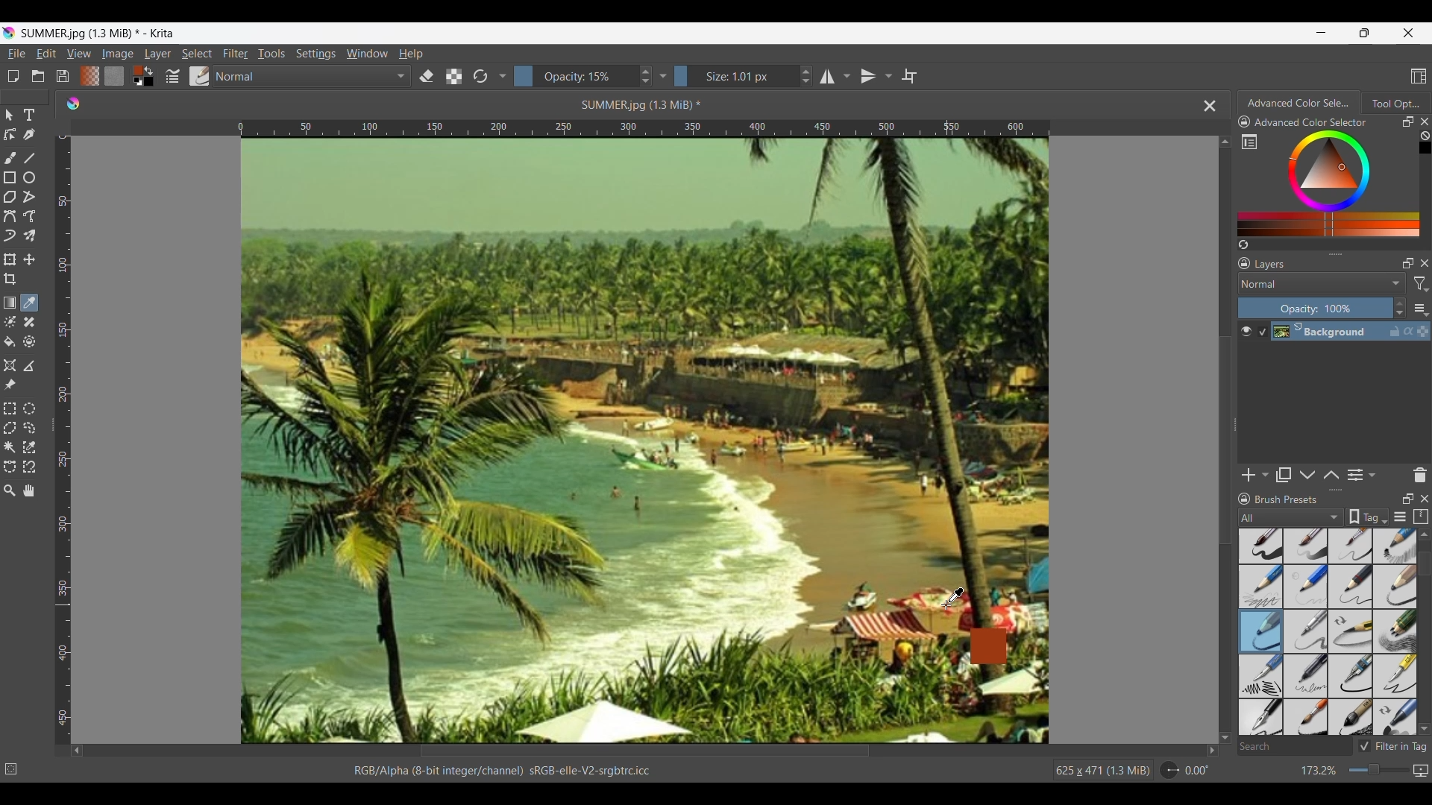 Image resolution: width=1432 pixels, height=805 pixels. Describe the element at coordinates (29, 197) in the screenshot. I see `Polyline tool` at that location.